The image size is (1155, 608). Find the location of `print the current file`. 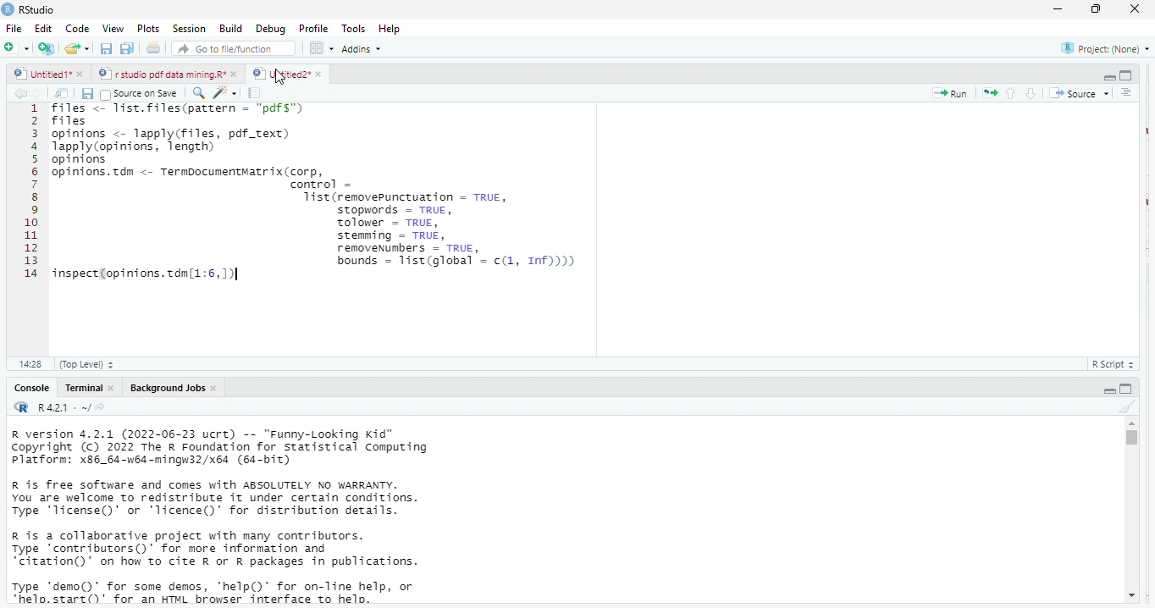

print the current file is located at coordinates (154, 49).